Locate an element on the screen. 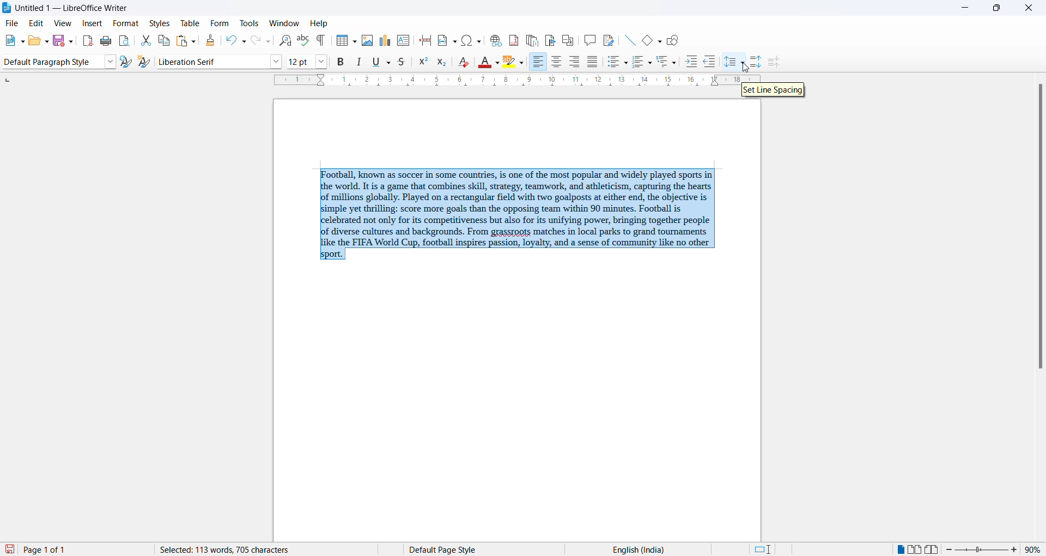 The width and height of the screenshot is (1046, 556). decrease indent  is located at coordinates (710, 61).